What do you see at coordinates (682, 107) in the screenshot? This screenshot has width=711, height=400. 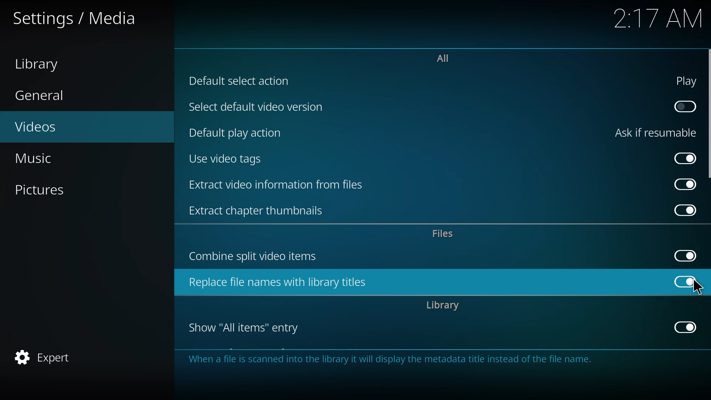 I see `click to enable` at bounding box center [682, 107].